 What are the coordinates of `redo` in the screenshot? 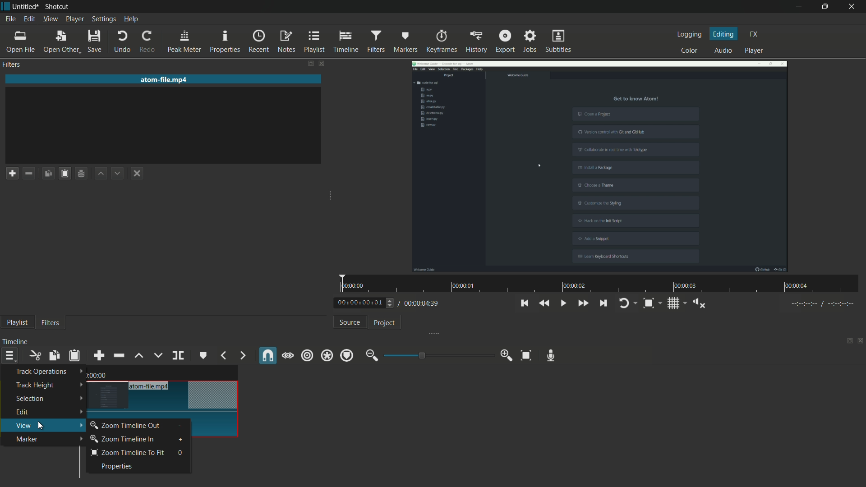 It's located at (148, 41).